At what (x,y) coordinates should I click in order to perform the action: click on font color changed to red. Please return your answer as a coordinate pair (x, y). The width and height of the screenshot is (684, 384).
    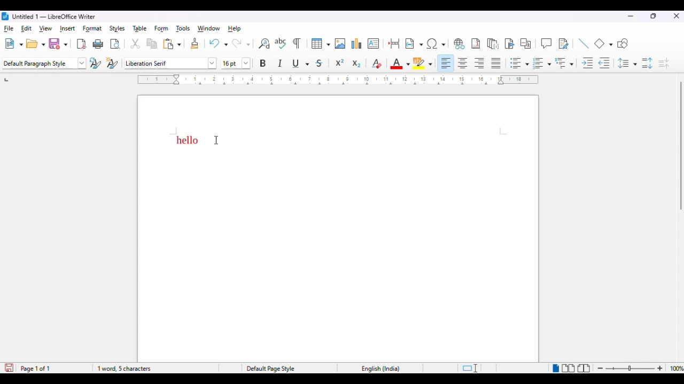
    Looking at the image, I should click on (189, 140).